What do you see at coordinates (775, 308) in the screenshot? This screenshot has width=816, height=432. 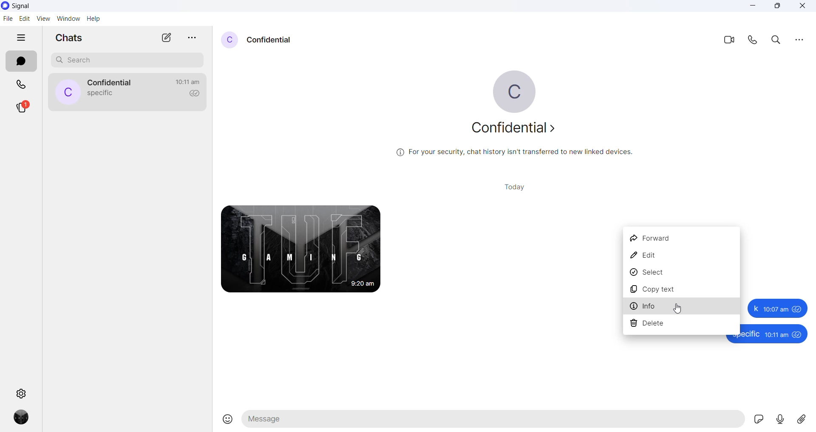 I see `10:07 am` at bounding box center [775, 308].